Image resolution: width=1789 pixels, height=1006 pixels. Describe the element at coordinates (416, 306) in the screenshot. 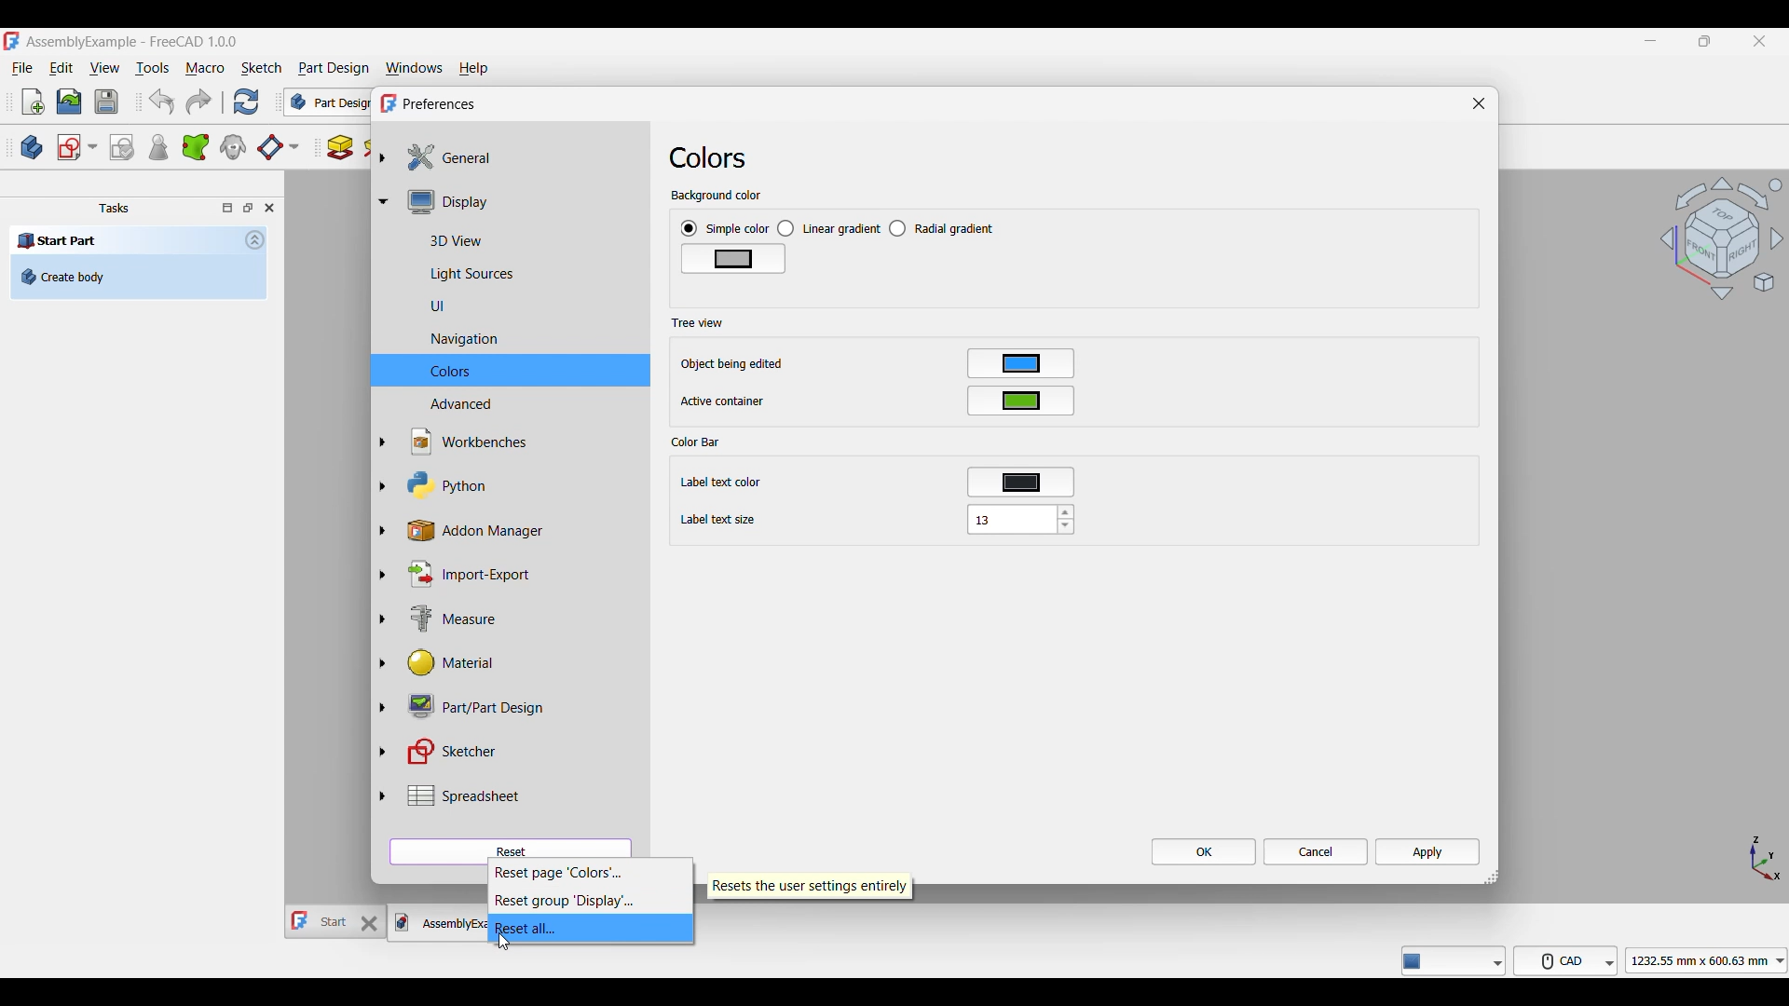

I see `UI` at that location.